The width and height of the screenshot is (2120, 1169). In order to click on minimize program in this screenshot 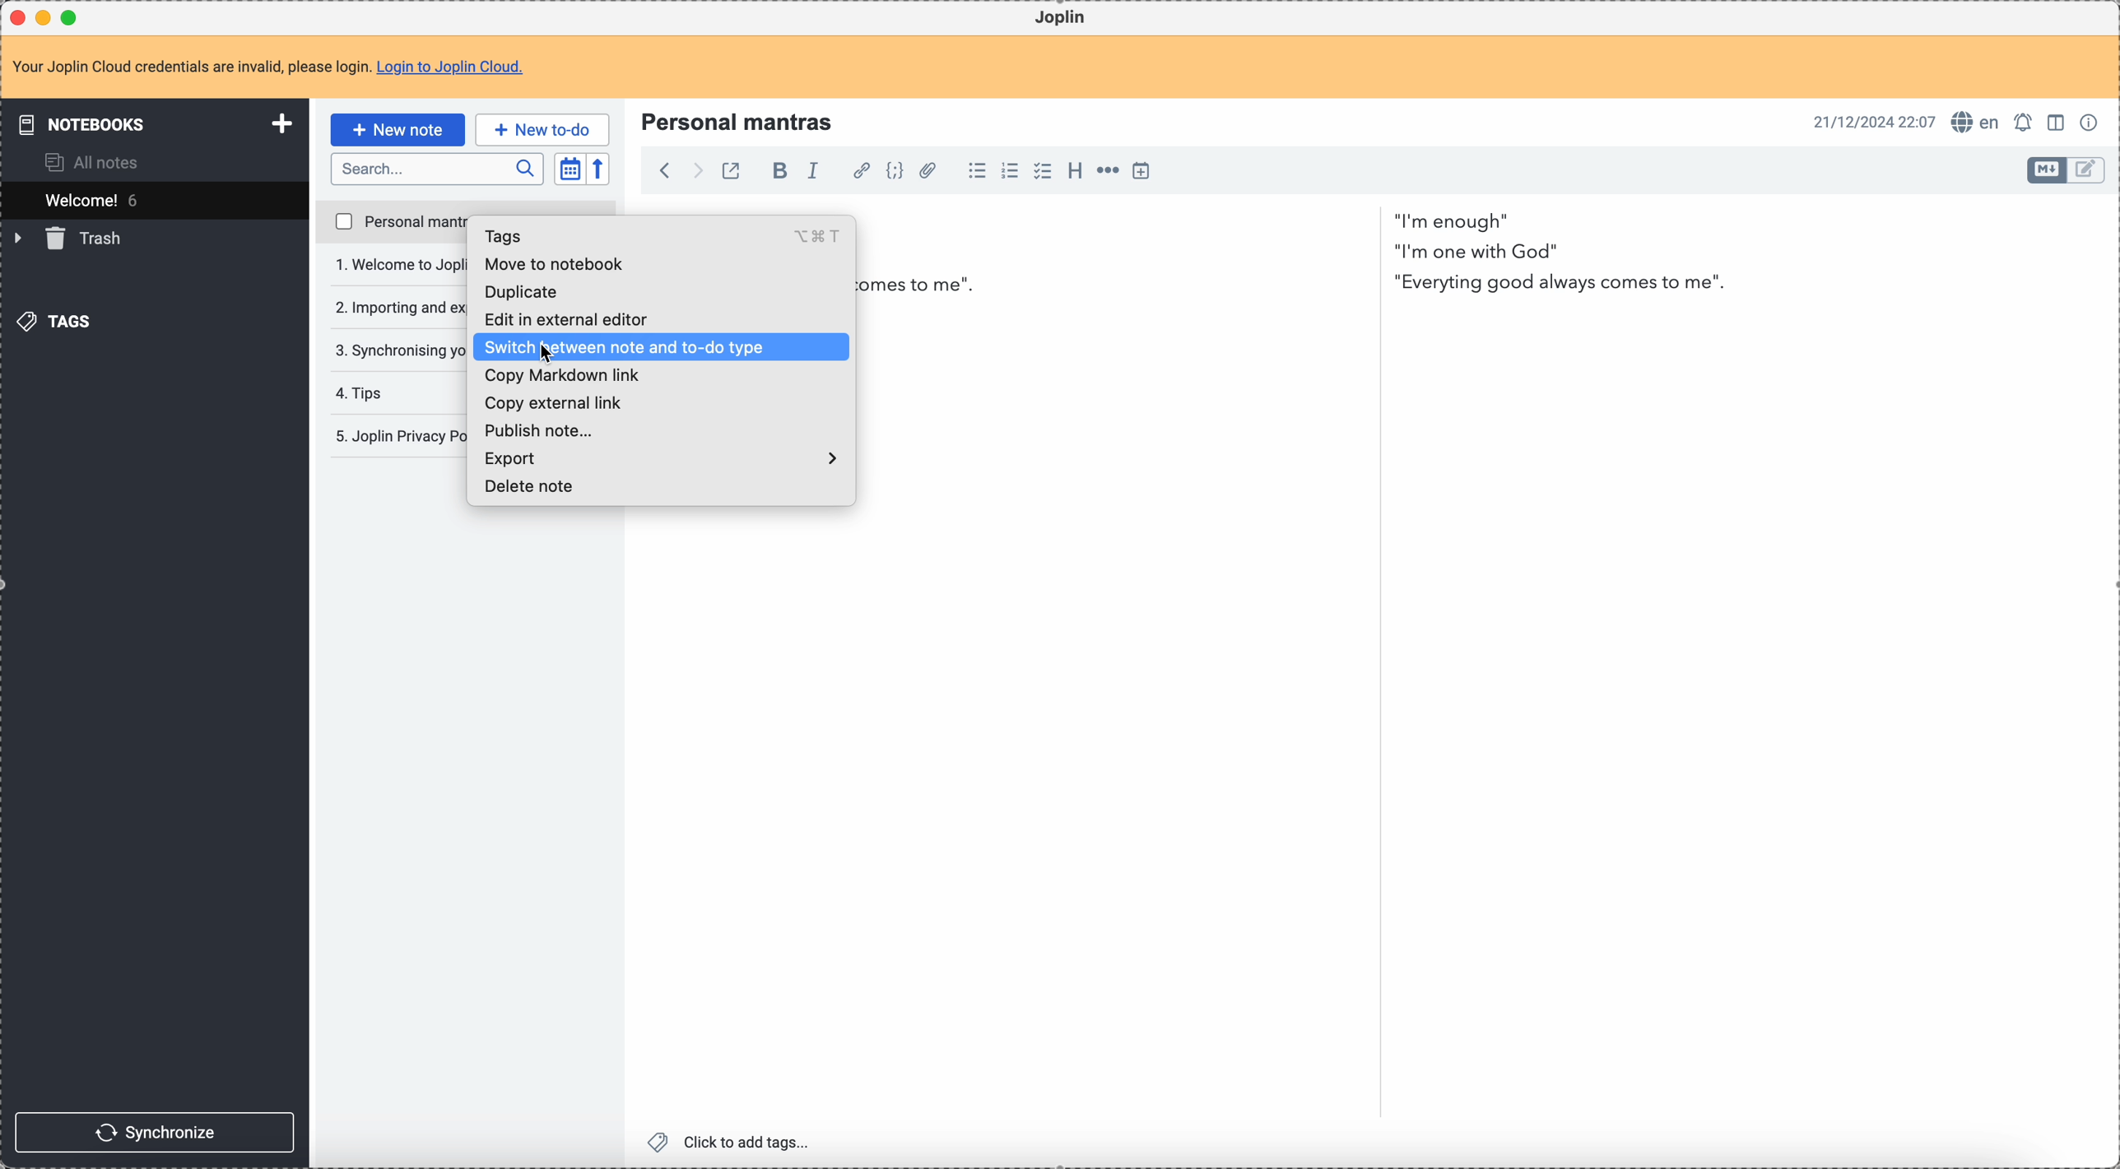, I will do `click(46, 18)`.